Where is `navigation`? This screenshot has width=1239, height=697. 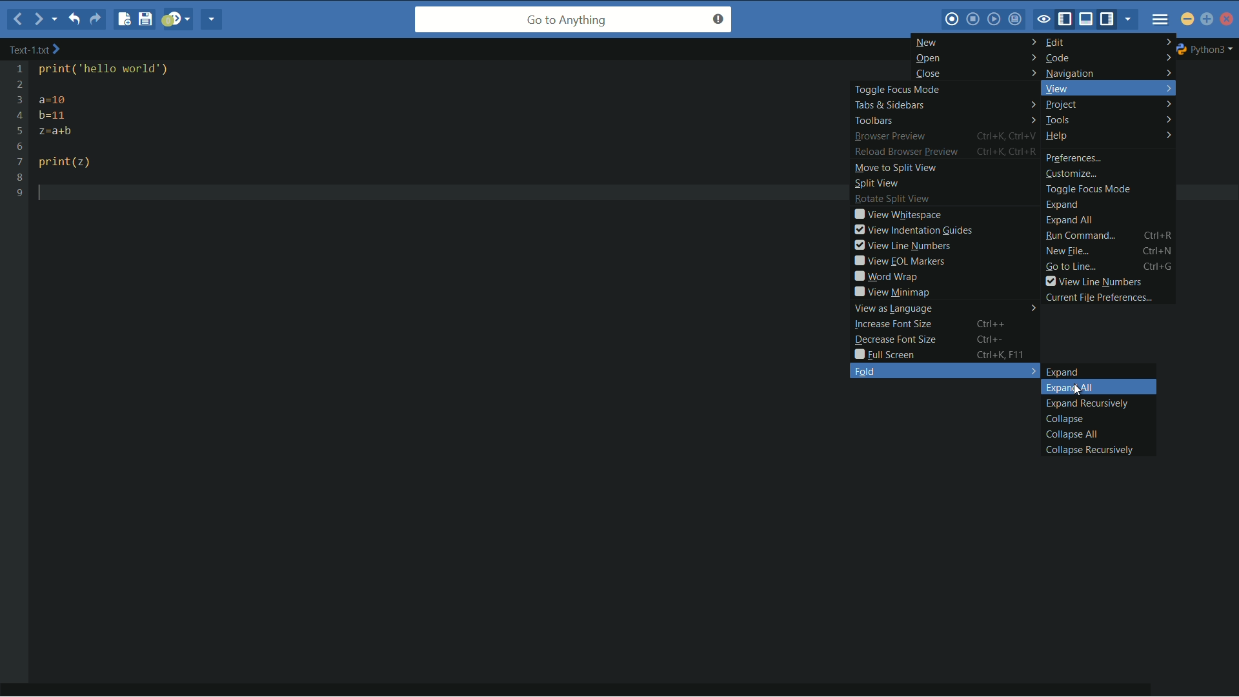 navigation is located at coordinates (1105, 73).